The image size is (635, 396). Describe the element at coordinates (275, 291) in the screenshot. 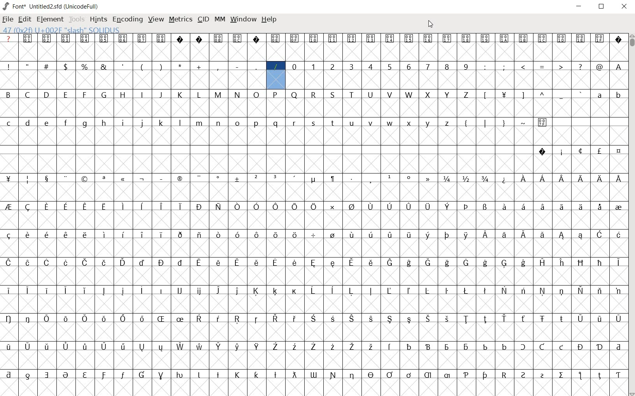

I see `glyph` at that location.